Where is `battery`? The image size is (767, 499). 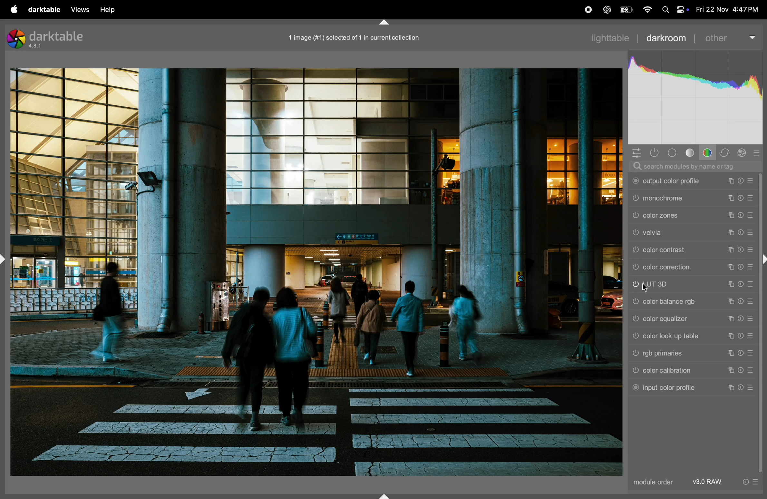 battery is located at coordinates (624, 11).